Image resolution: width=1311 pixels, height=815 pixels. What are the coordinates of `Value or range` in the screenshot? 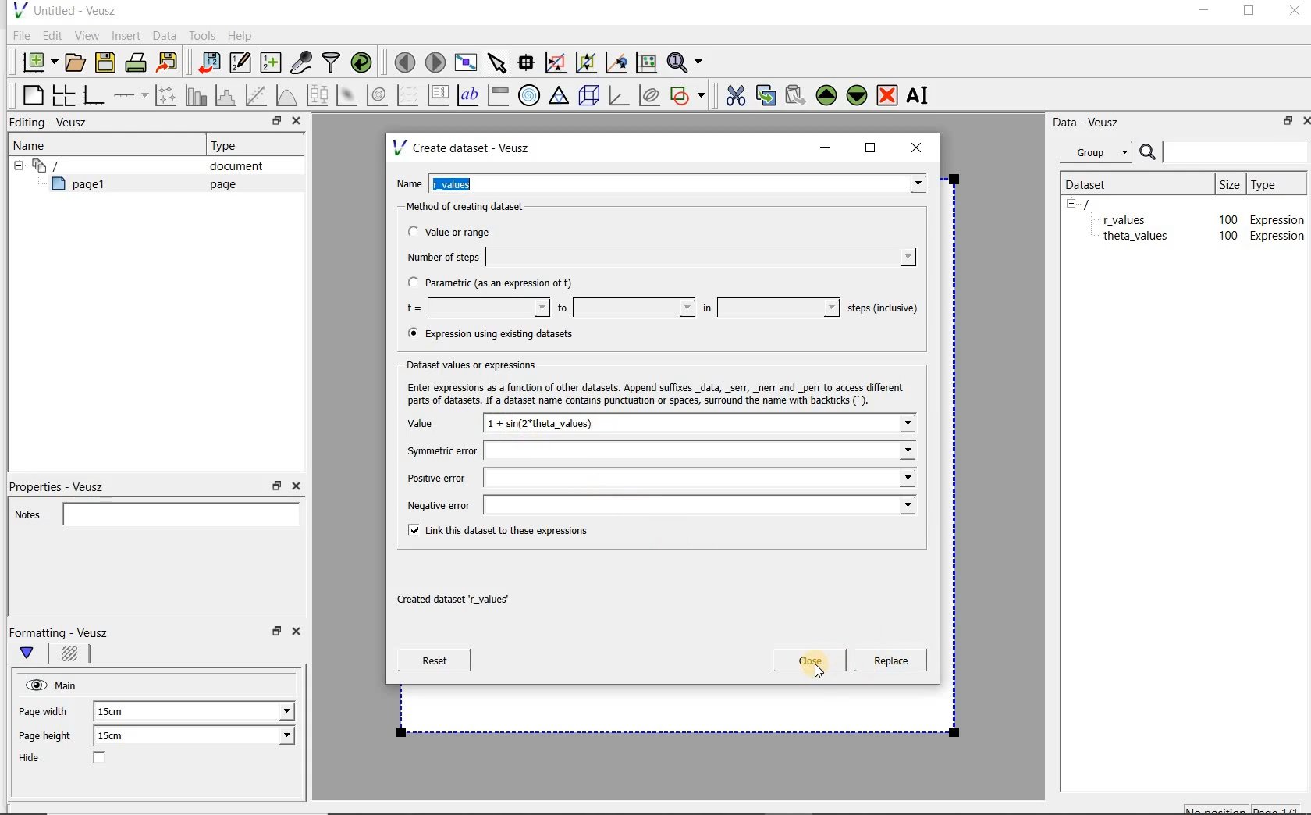 It's located at (463, 230).